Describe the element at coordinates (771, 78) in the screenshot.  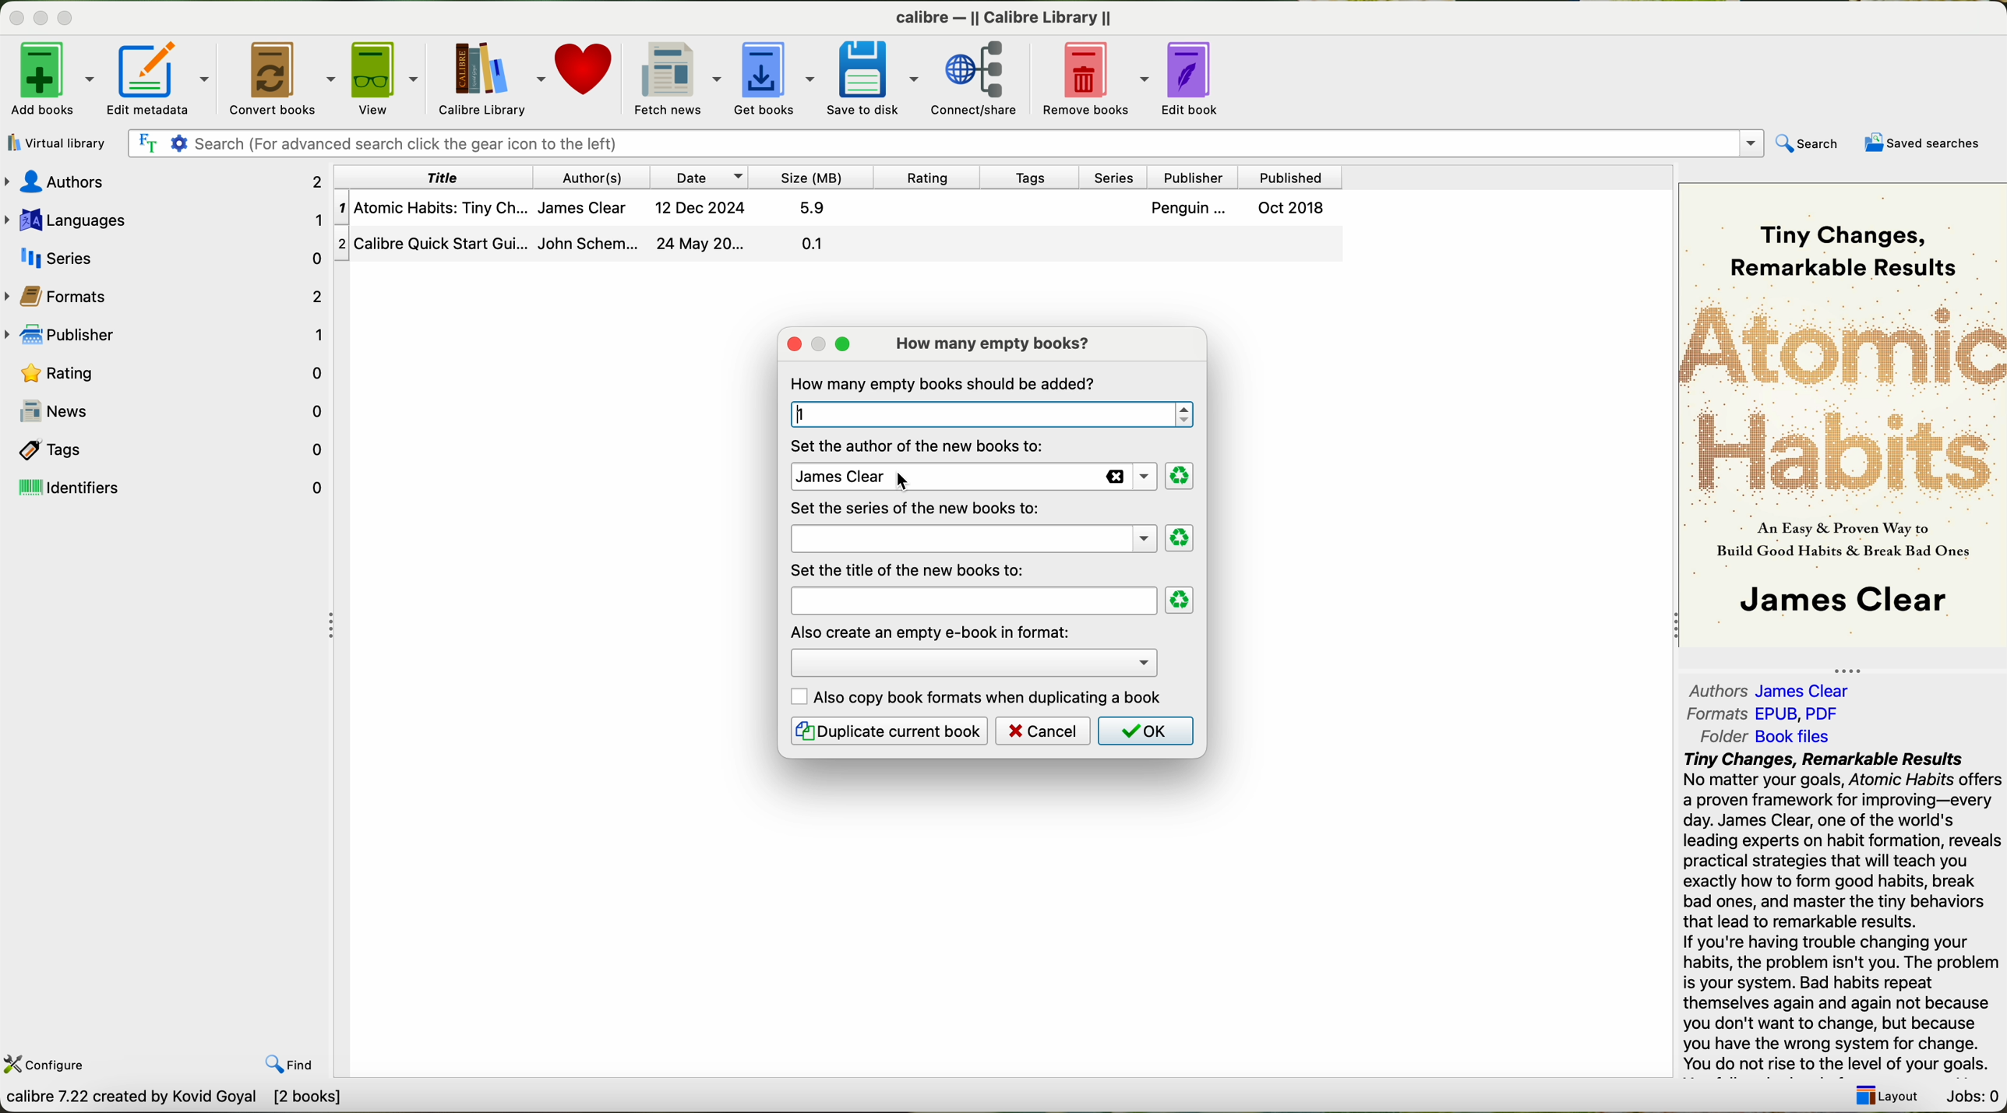
I see `get books` at that location.